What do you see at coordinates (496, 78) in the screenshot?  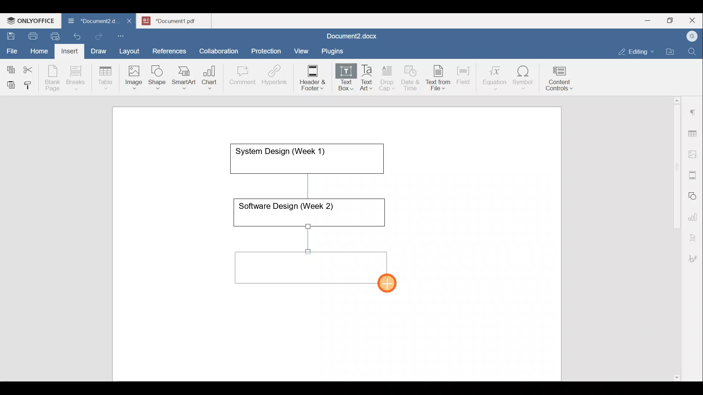 I see `Equation` at bounding box center [496, 78].